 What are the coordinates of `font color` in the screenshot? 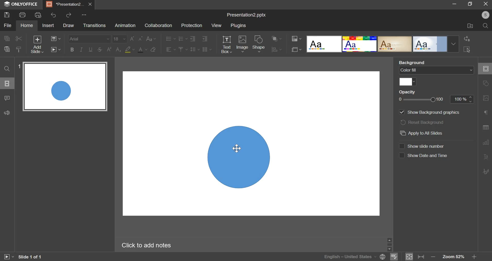 It's located at (142, 50).